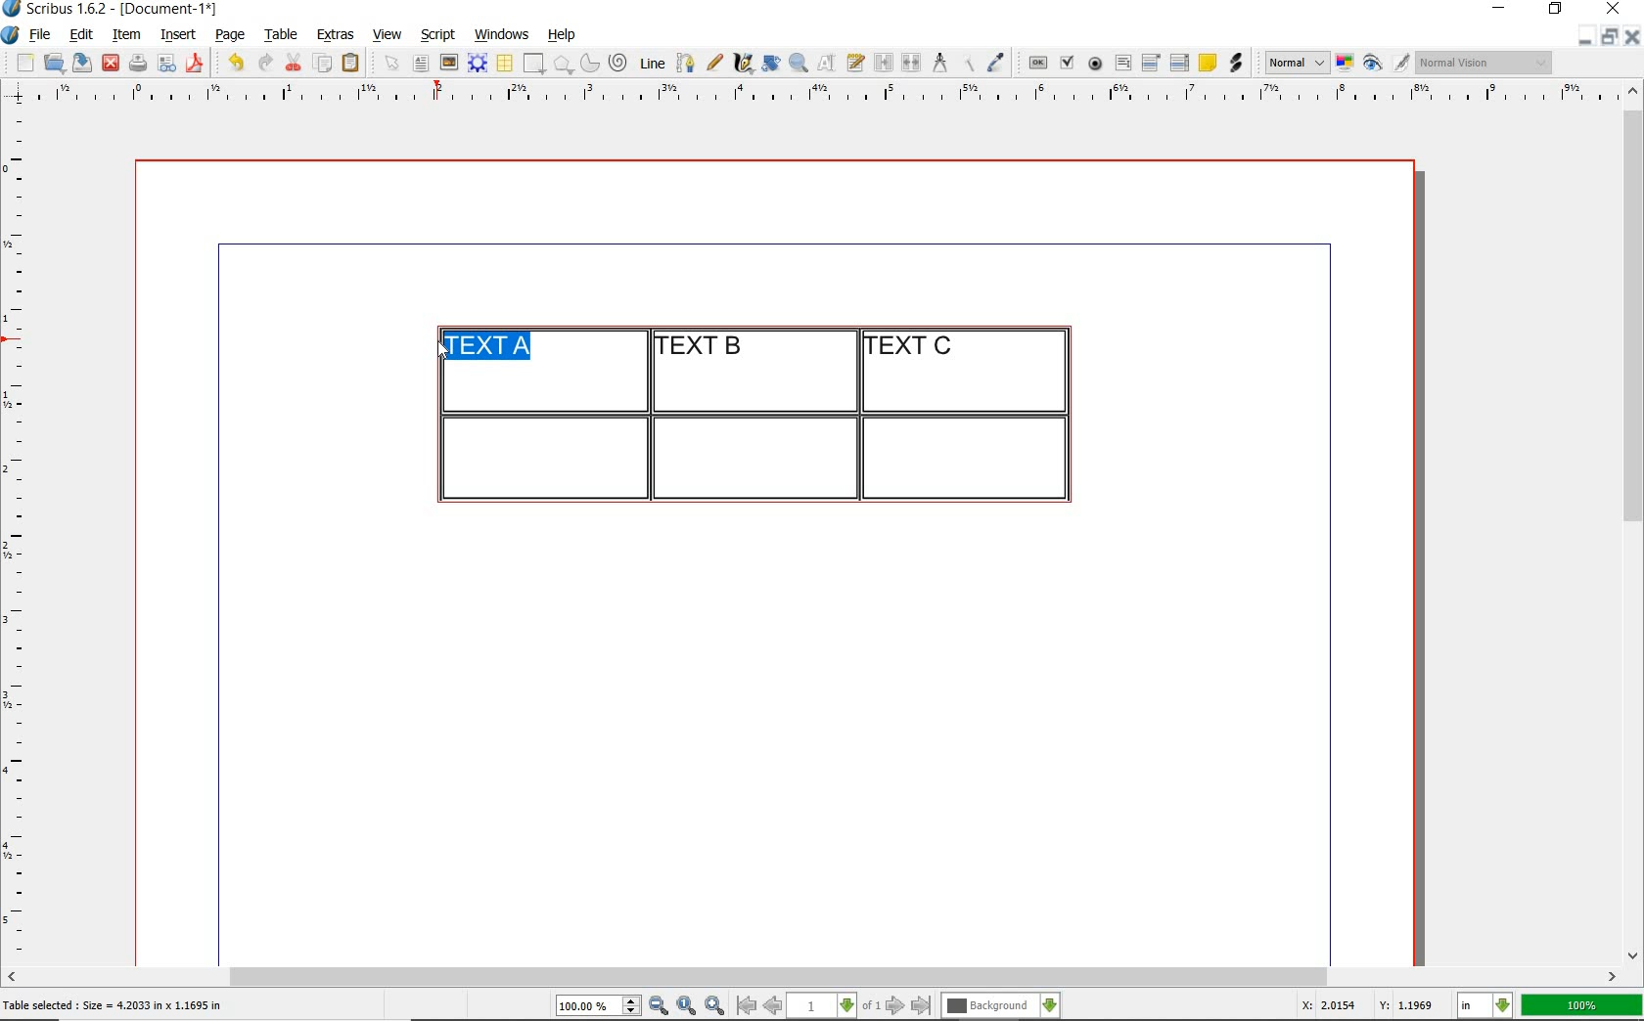 This screenshot has height=1021, width=1644. Describe the element at coordinates (263, 61) in the screenshot. I see `redo` at that location.